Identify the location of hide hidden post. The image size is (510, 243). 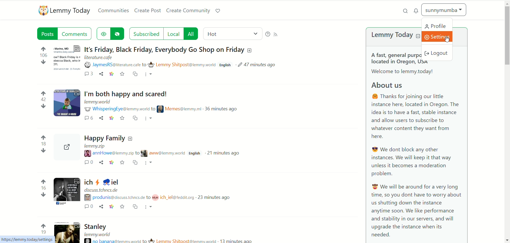
(118, 33).